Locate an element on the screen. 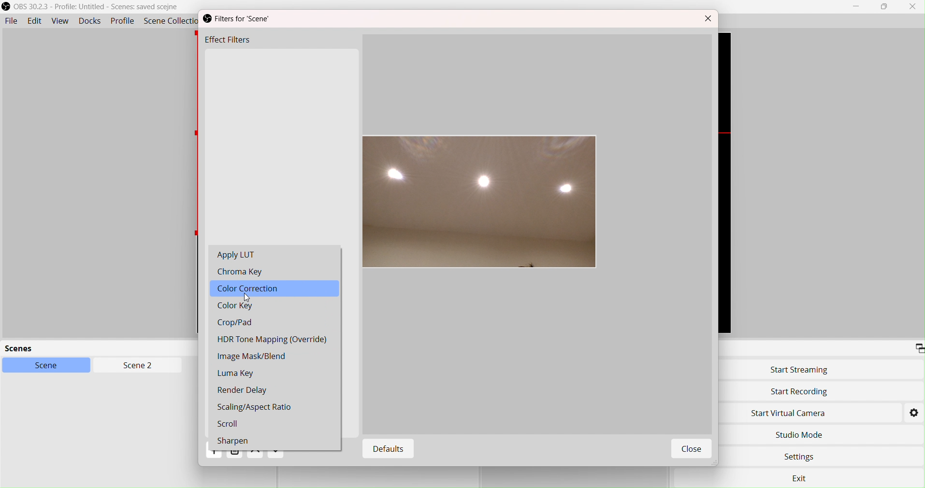  Chroma Key is located at coordinates (243, 272).